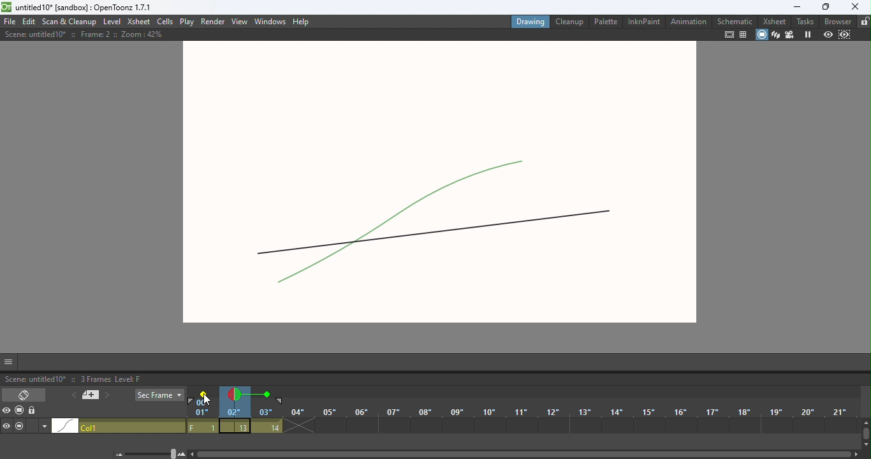  I want to click on Tasks, so click(804, 21).